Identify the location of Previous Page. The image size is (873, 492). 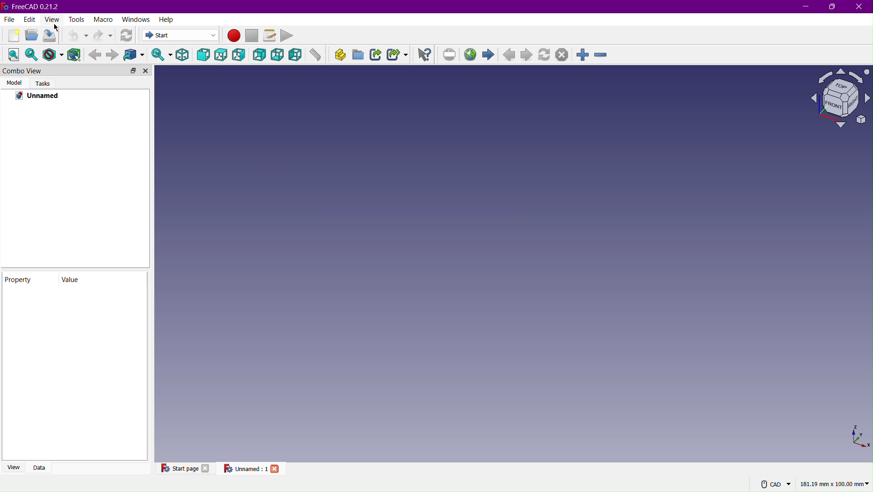
(508, 56).